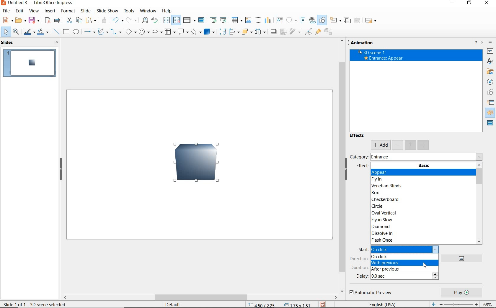  Describe the element at coordinates (371, 21) in the screenshot. I see `slide layout` at that location.